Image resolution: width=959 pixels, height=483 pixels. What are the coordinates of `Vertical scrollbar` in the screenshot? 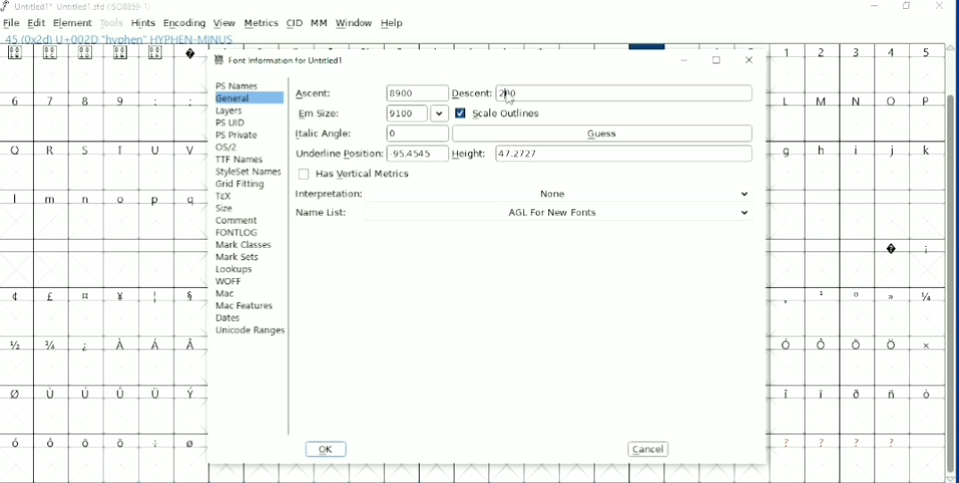 It's located at (949, 286).